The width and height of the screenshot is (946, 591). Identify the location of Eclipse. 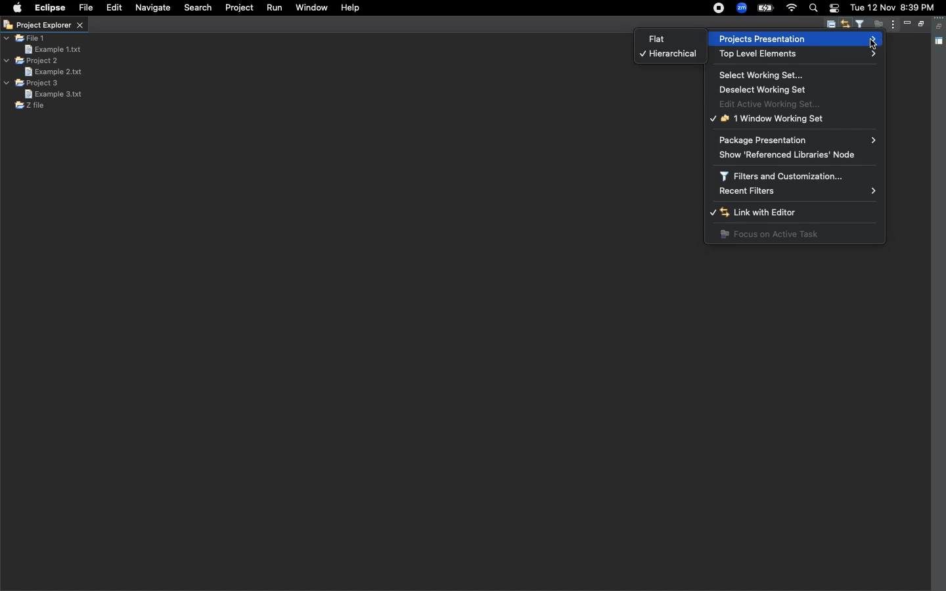
(51, 9).